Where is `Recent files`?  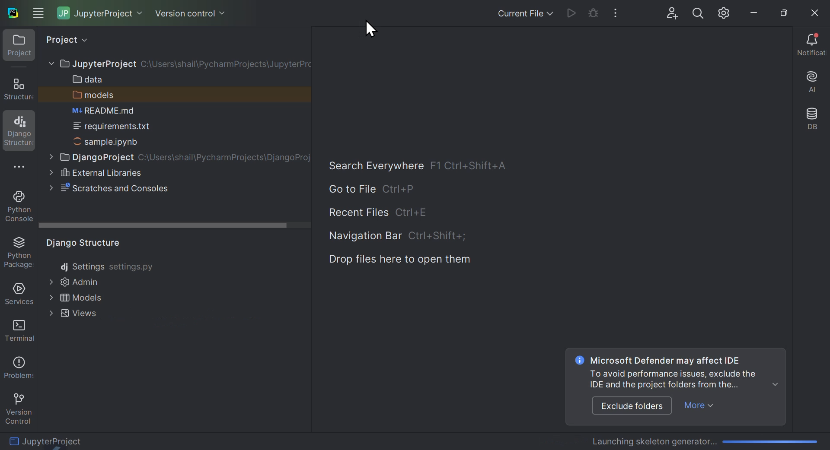
Recent files is located at coordinates (356, 213).